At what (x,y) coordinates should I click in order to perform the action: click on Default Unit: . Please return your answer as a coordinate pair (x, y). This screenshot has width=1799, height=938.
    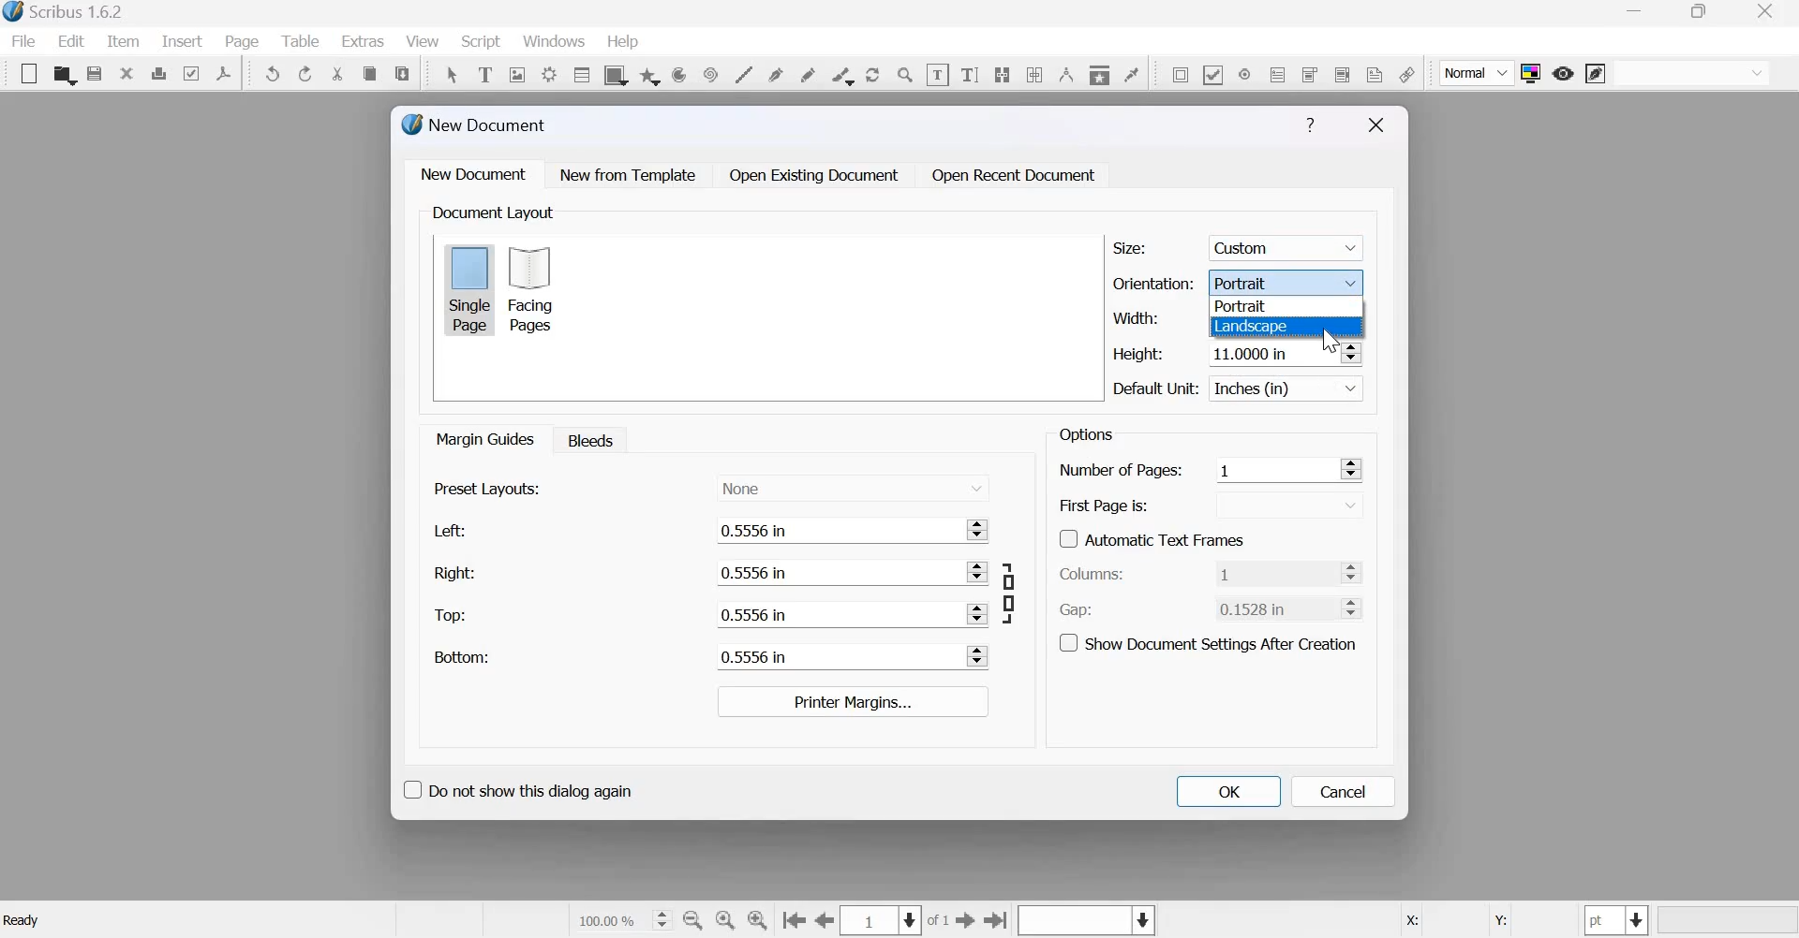
    Looking at the image, I should click on (1156, 389).